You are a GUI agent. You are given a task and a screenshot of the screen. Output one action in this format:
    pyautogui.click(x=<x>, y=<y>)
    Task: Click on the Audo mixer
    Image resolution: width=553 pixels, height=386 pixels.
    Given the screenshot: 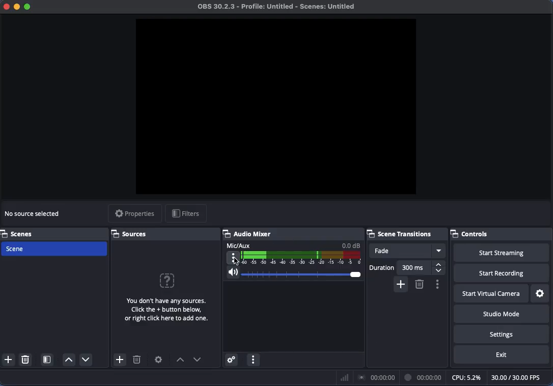 What is the action you would take?
    pyautogui.click(x=294, y=234)
    